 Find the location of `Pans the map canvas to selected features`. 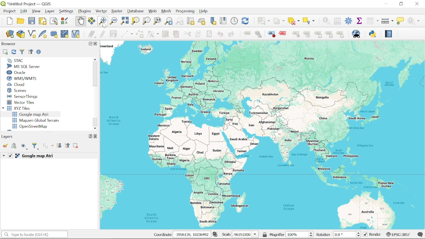

Pans the map canvas to selected features is located at coordinates (92, 21).